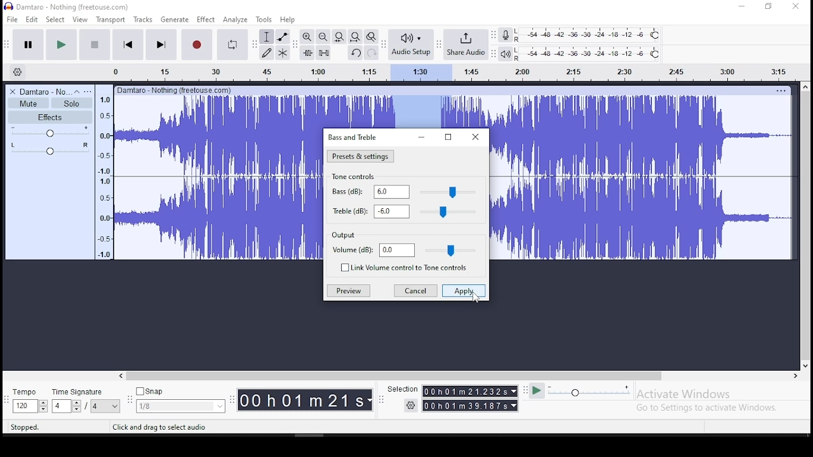  I want to click on track's timing, so click(406, 112).